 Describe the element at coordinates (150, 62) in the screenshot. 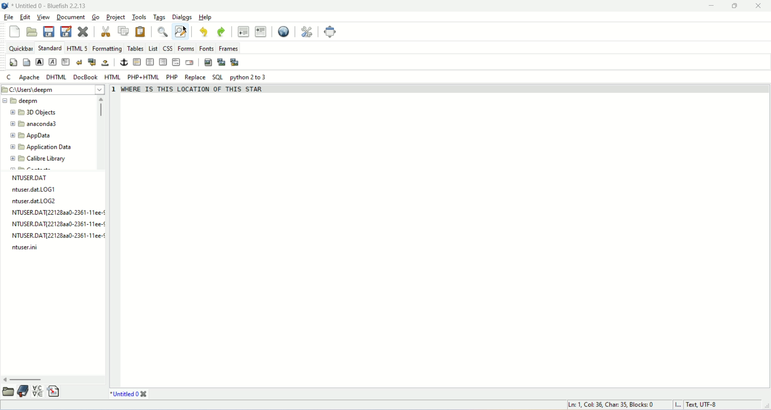

I see `center` at that location.